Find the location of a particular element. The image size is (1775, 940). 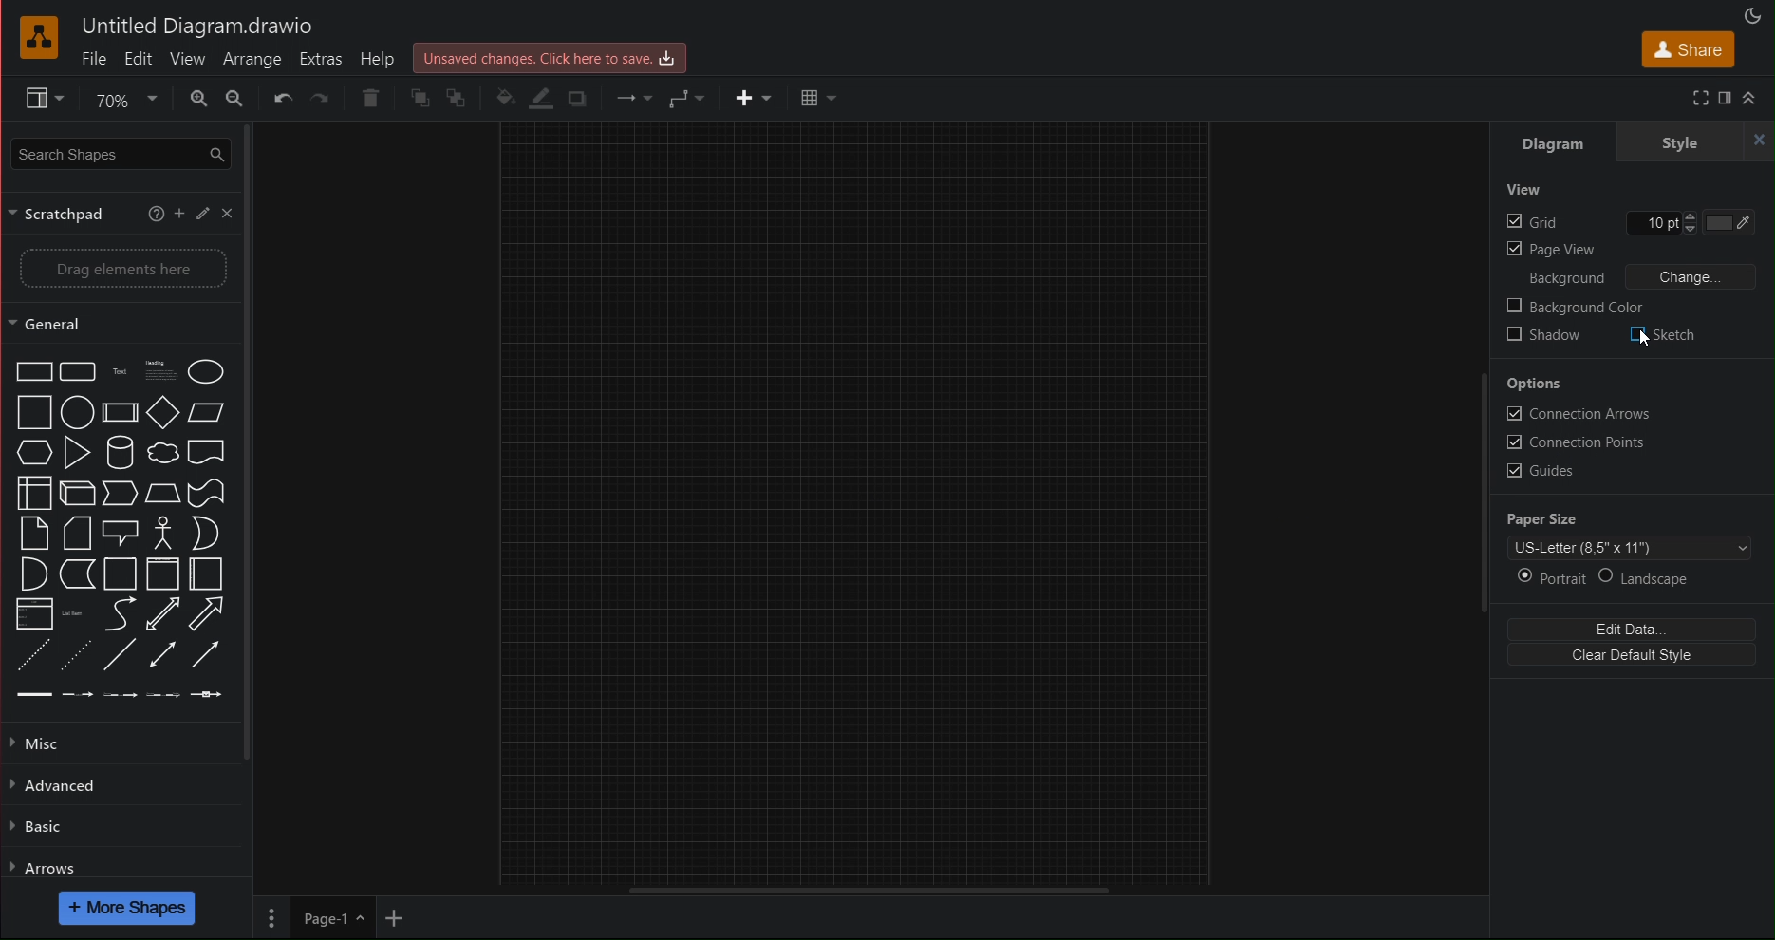

tape is located at coordinates (208, 494).